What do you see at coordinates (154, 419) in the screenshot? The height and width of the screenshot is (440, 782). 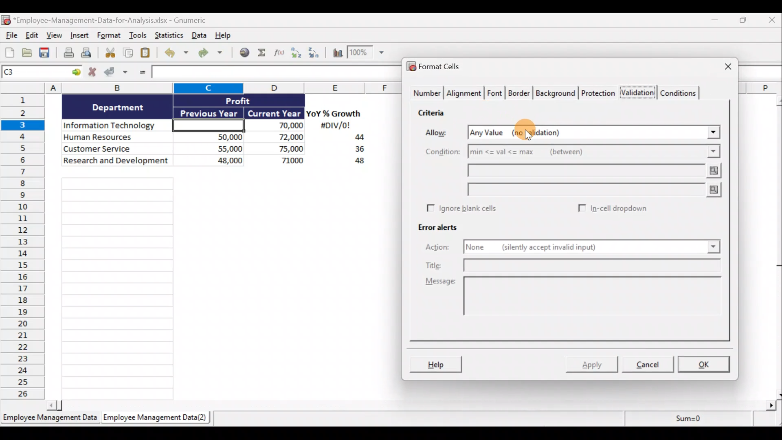 I see `Employee Management Data(2)` at bounding box center [154, 419].